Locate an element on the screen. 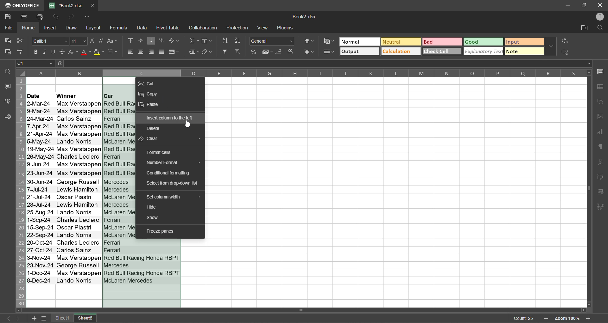  Max Verstappen
Max Verstappen
Carlos Sainz
Max Verstappen
Max Verstappen
Lando Norris
Max Verstappen
Charles Leclerc
Max Verstappen
Max Verstappen
George Russell
Lewis Hamilton
Oscar Piastri
Lewis Hamilton
Lando Norris
Charles Leclerc
Oscar Piastri
Lando Norris
Charles Leclerc
Carlos Sainz
Max Verstappen
George Russell
Max Verstappen
Lando Norris is located at coordinates (78, 192).